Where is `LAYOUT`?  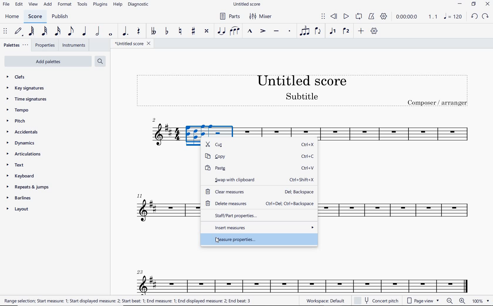 LAYOUT is located at coordinates (19, 210).